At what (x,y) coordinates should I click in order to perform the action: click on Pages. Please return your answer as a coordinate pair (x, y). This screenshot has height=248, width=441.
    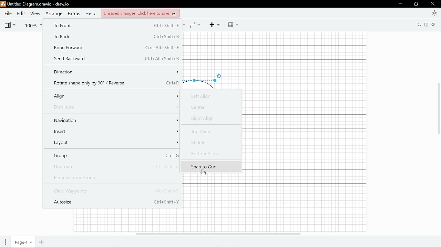
    Looking at the image, I should click on (6, 242).